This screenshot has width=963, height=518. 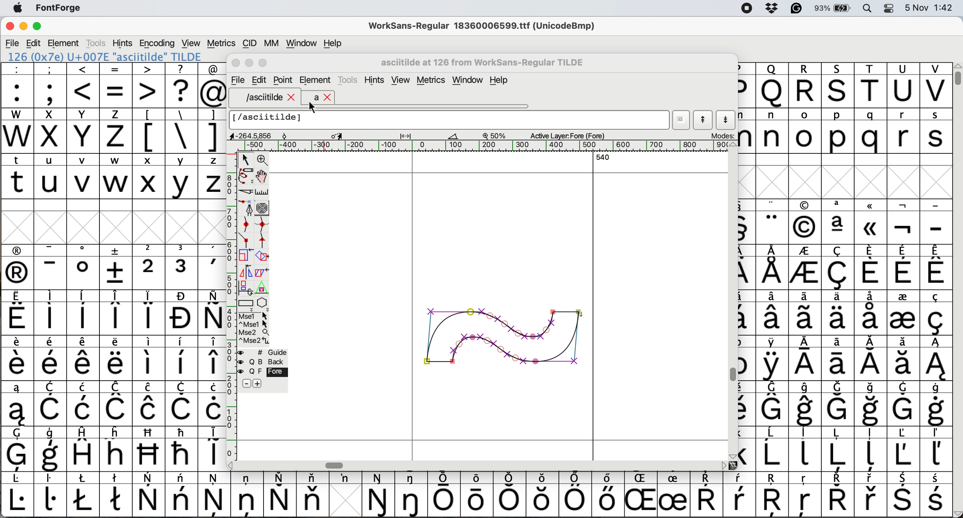 What do you see at coordinates (181, 131) in the screenshot?
I see `\` at bounding box center [181, 131].